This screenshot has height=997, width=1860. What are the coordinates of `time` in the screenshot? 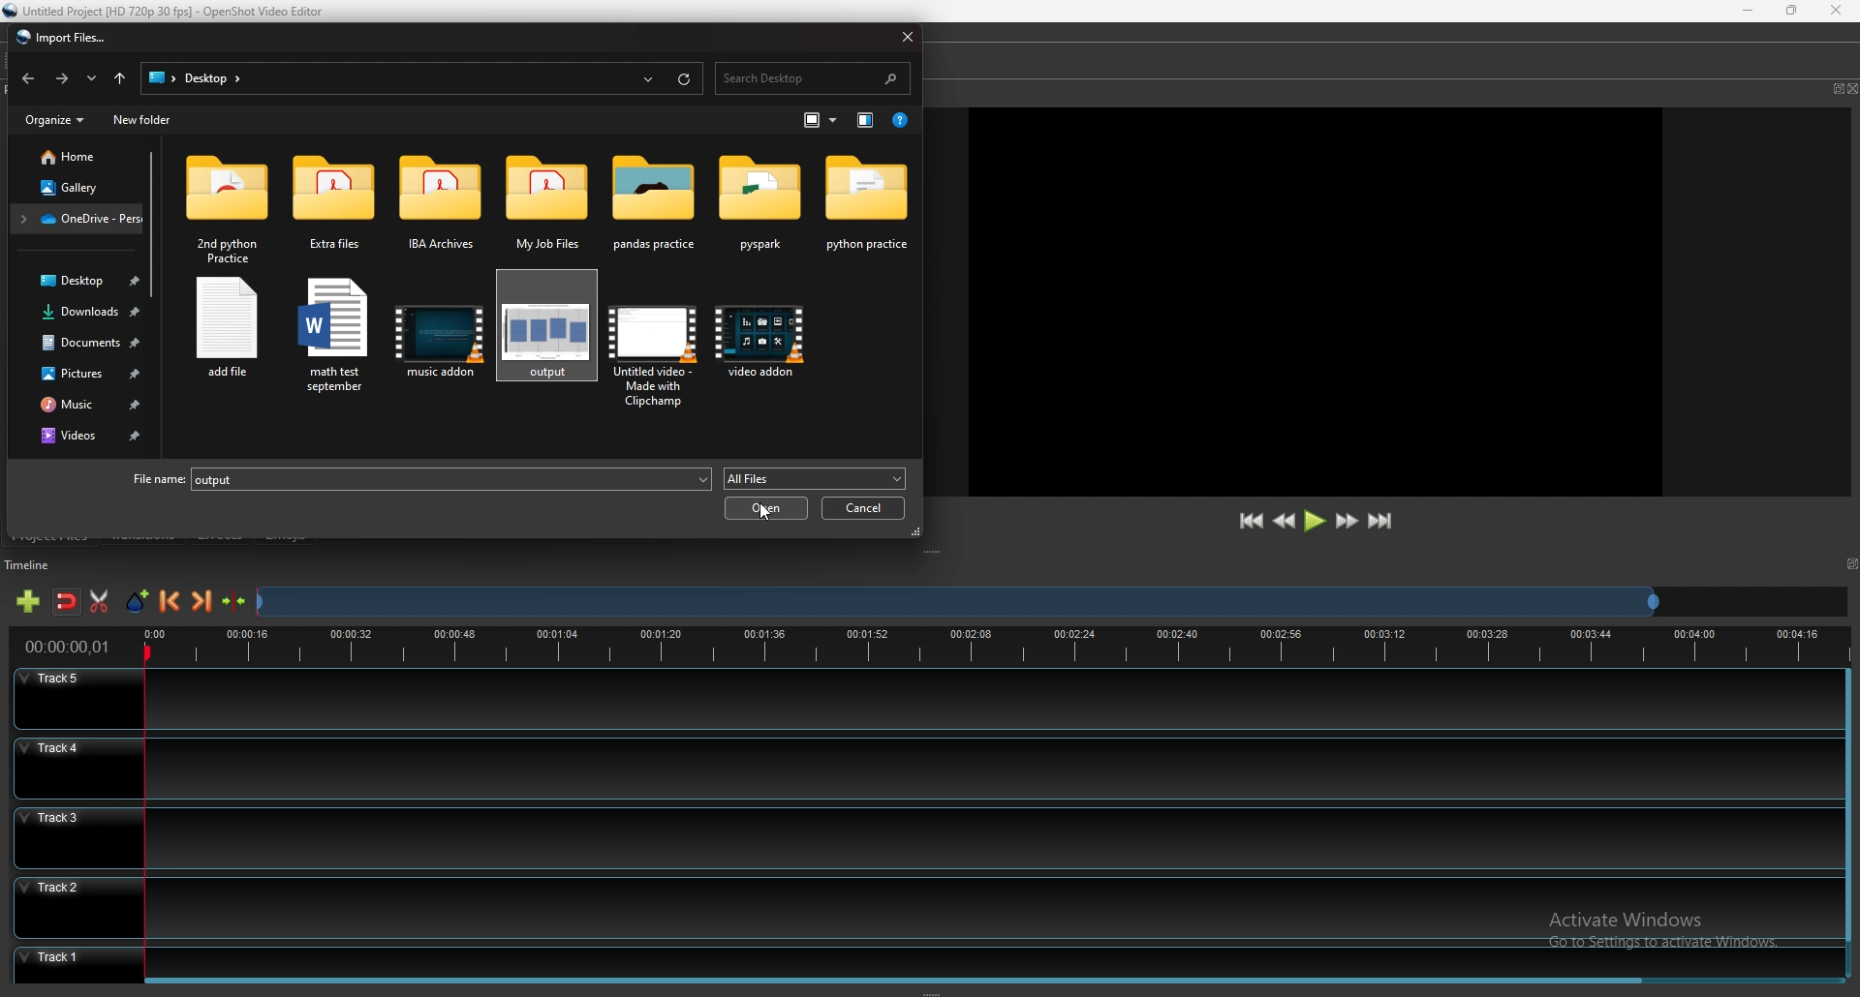 It's located at (68, 647).